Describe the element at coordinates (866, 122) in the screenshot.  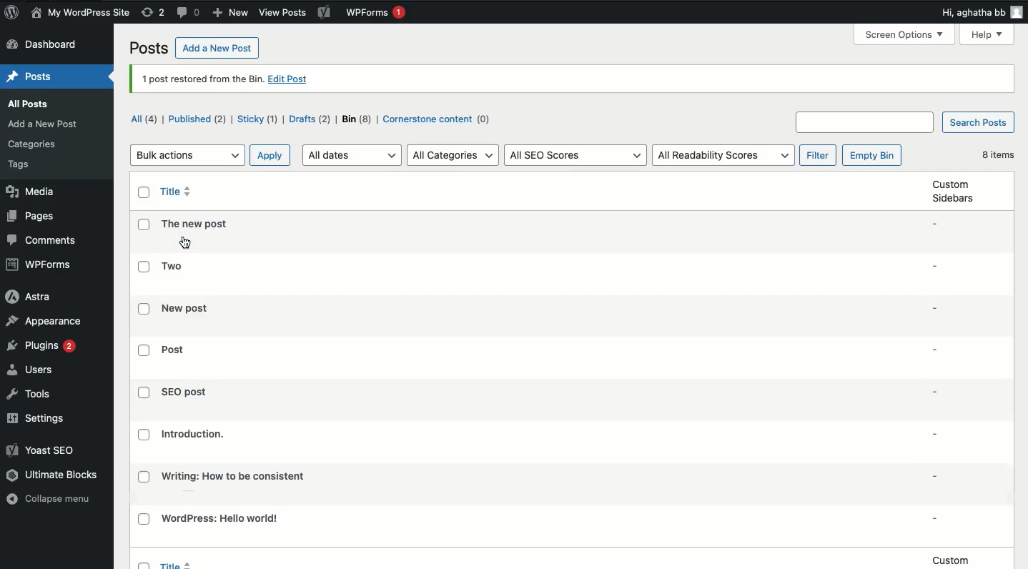
I see `Search` at that location.